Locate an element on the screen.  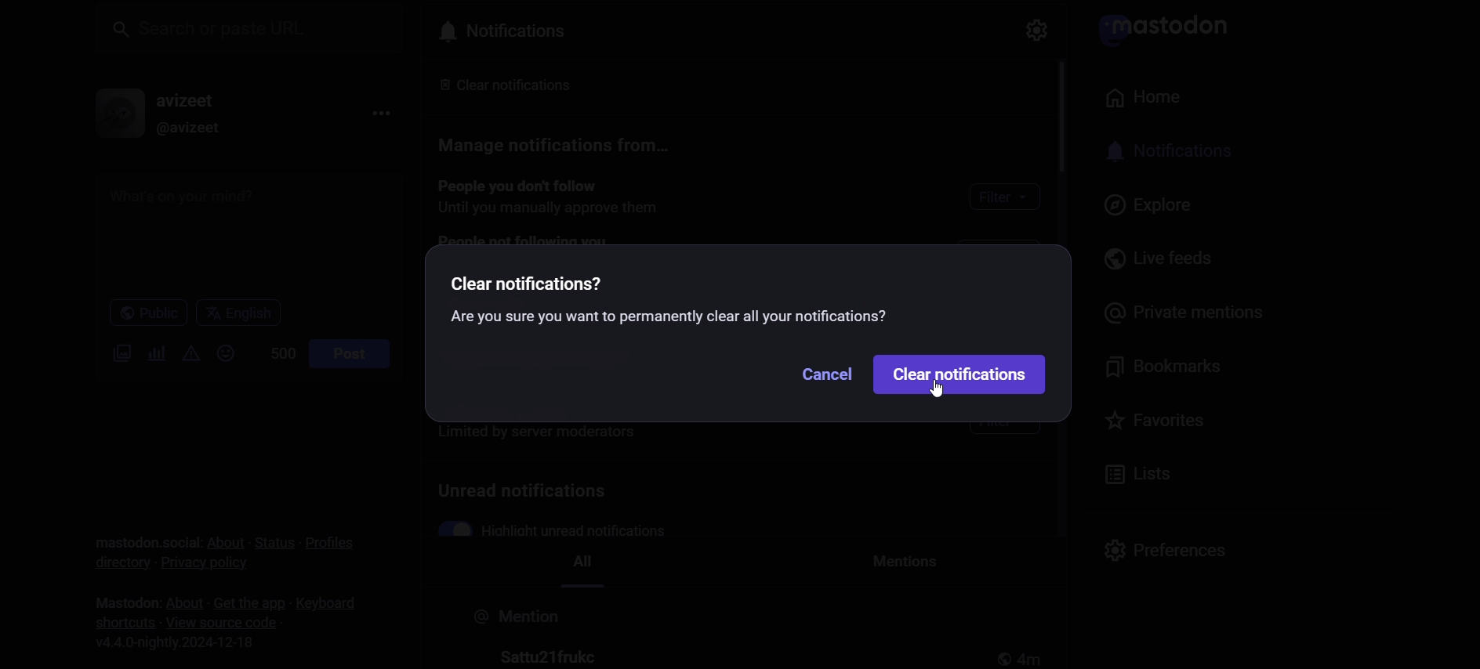
Clear Notification is located at coordinates (959, 374).